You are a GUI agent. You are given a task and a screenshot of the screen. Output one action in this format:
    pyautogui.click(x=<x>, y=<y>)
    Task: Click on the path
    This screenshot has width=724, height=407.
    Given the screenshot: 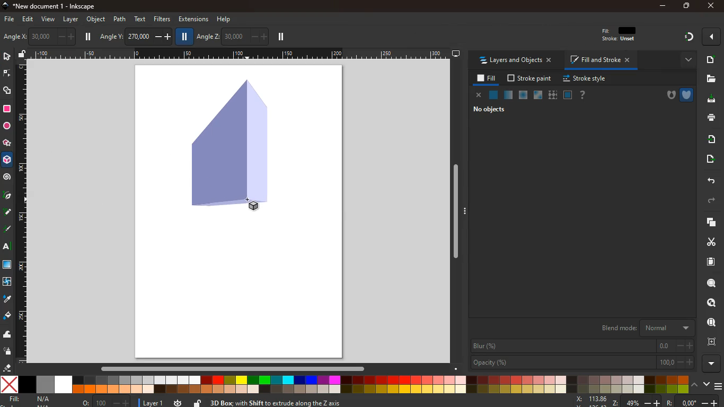 What is the action you would take?
    pyautogui.click(x=120, y=19)
    